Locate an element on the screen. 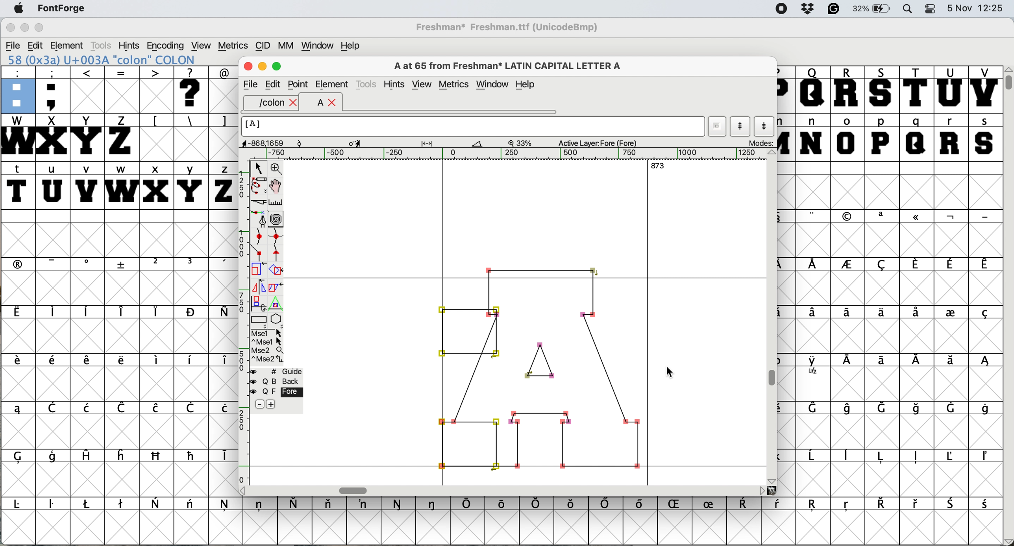 Image resolution: width=1014 pixels, height=546 pixels. add a tangent point is located at coordinates (279, 253).